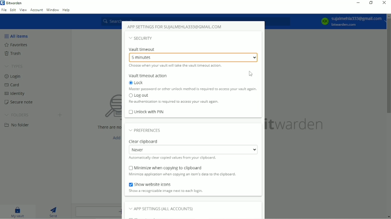  Describe the element at coordinates (173, 158) in the screenshot. I see `Automatically clear clipboard values from your clipboard.` at that location.